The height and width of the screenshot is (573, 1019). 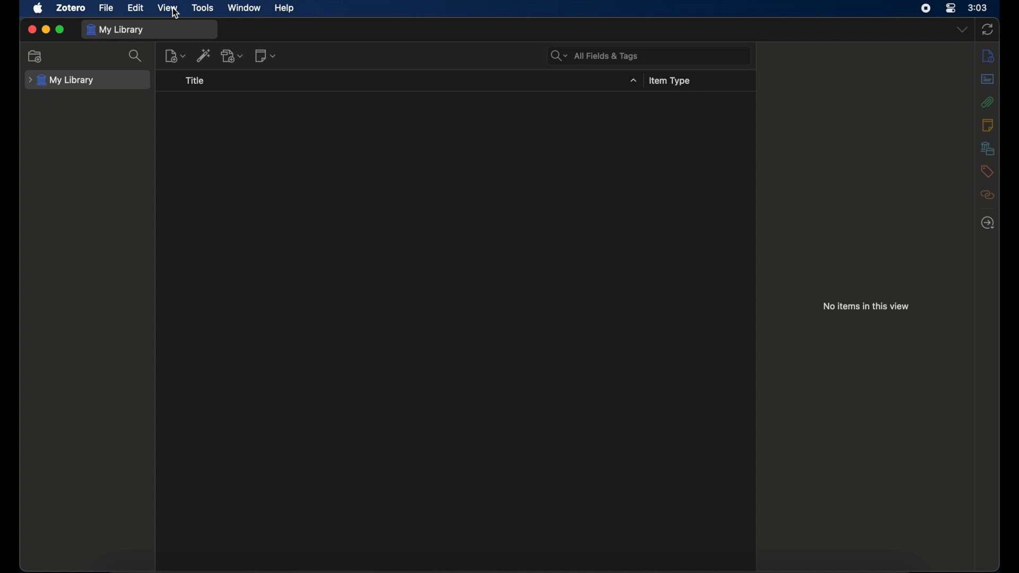 I want to click on sync, so click(x=988, y=29).